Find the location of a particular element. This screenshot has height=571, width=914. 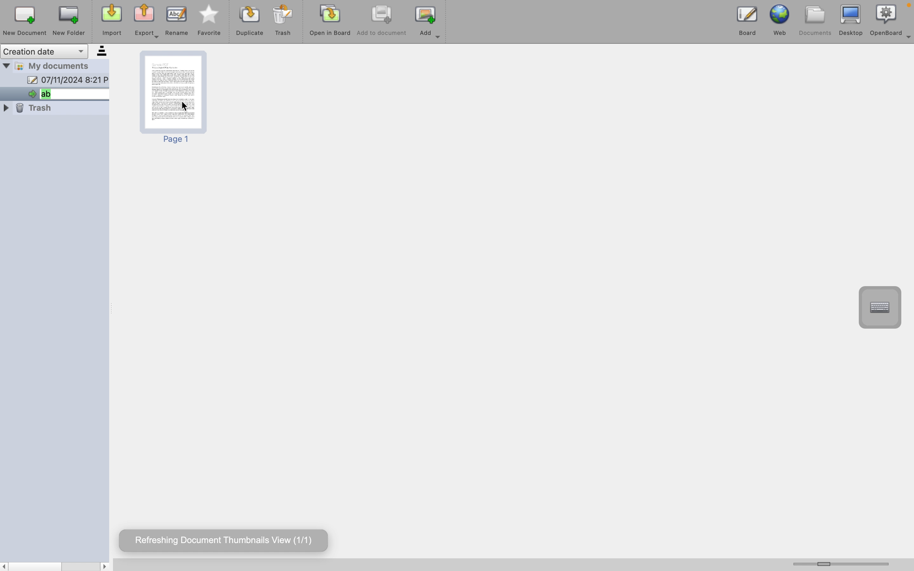

creation date is located at coordinates (56, 51).